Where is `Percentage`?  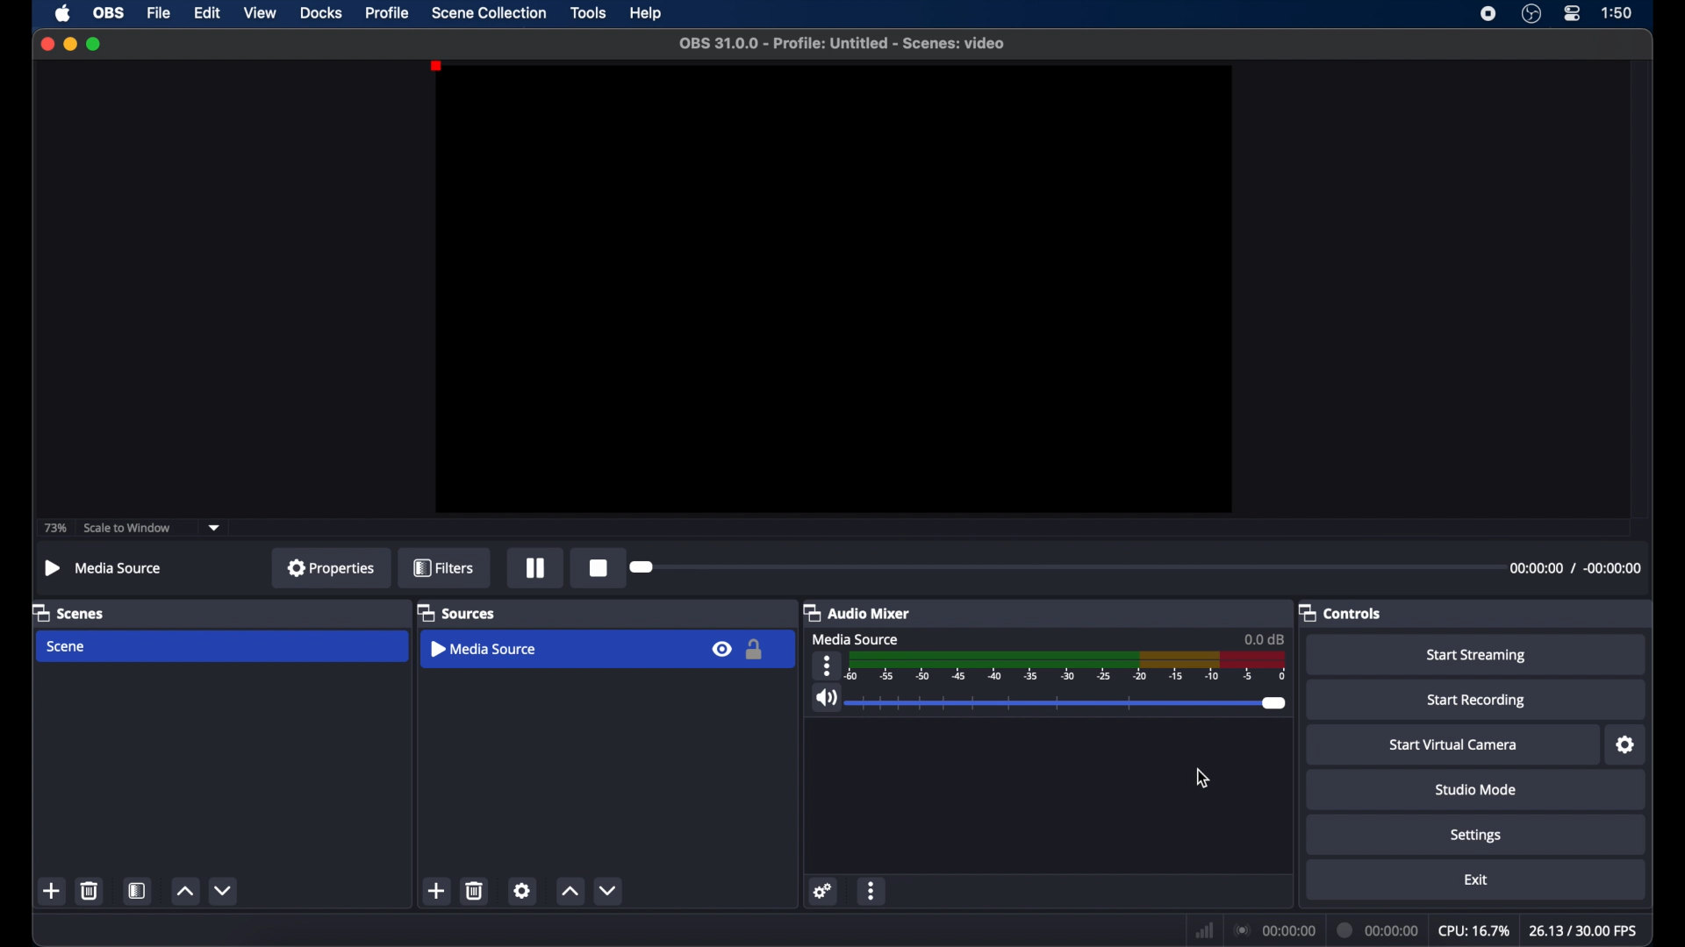 Percentage is located at coordinates (56, 528).